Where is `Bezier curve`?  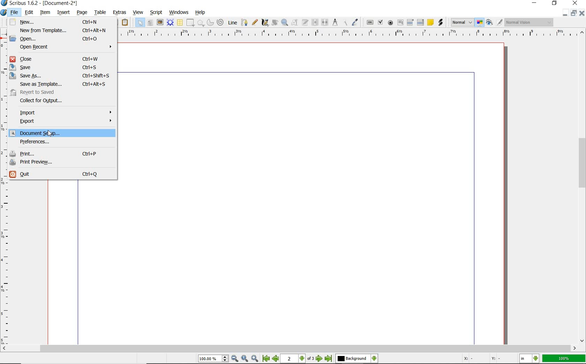 Bezier curve is located at coordinates (245, 22).